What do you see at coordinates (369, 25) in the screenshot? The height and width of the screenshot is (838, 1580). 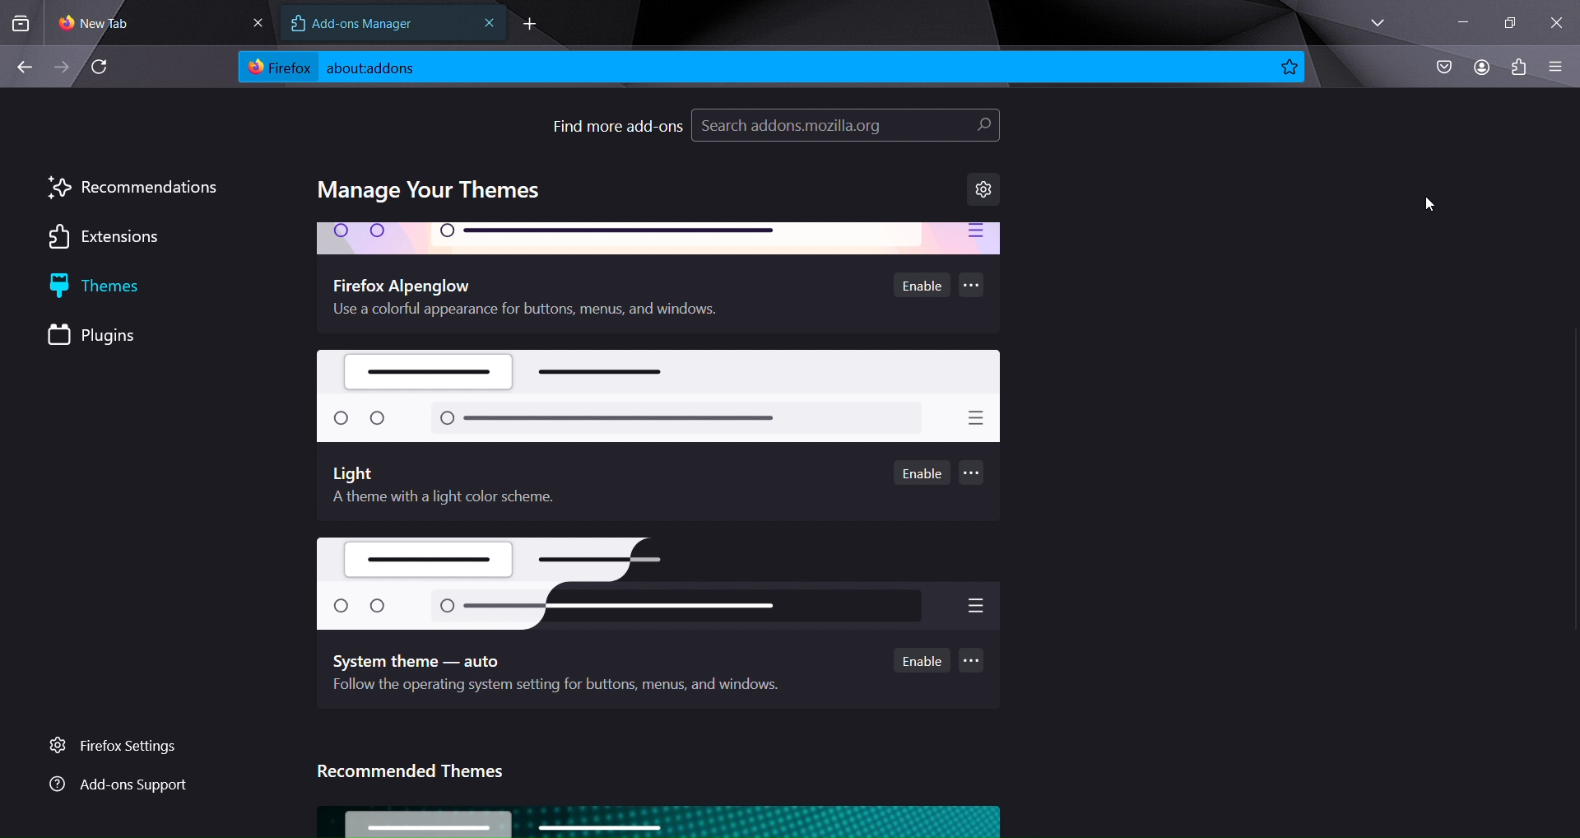 I see `add ons manager` at bounding box center [369, 25].